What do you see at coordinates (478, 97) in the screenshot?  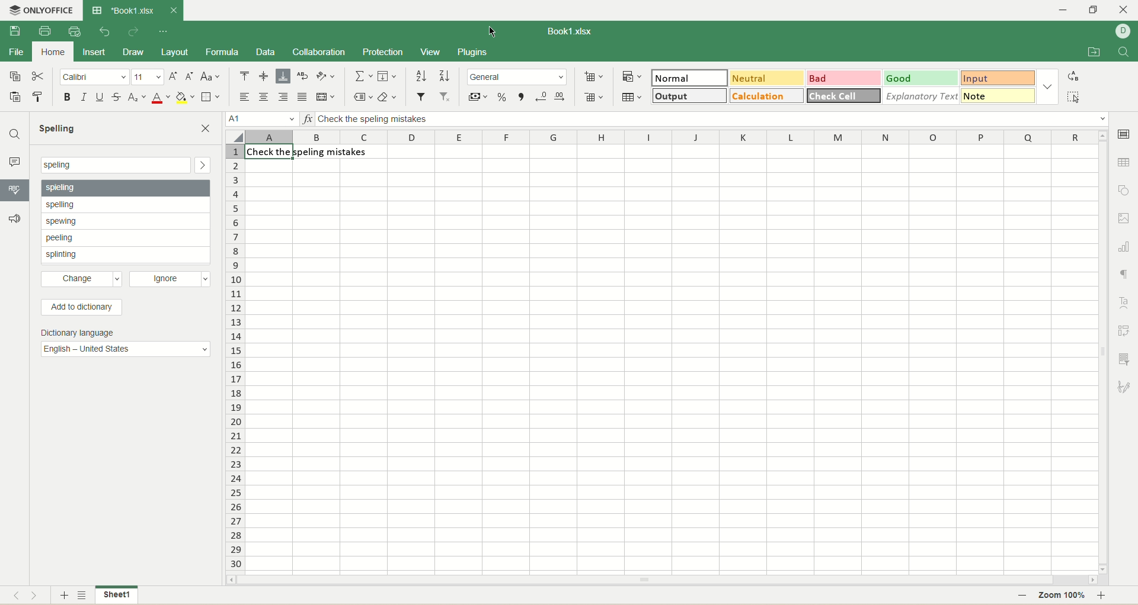 I see `currency style` at bounding box center [478, 97].